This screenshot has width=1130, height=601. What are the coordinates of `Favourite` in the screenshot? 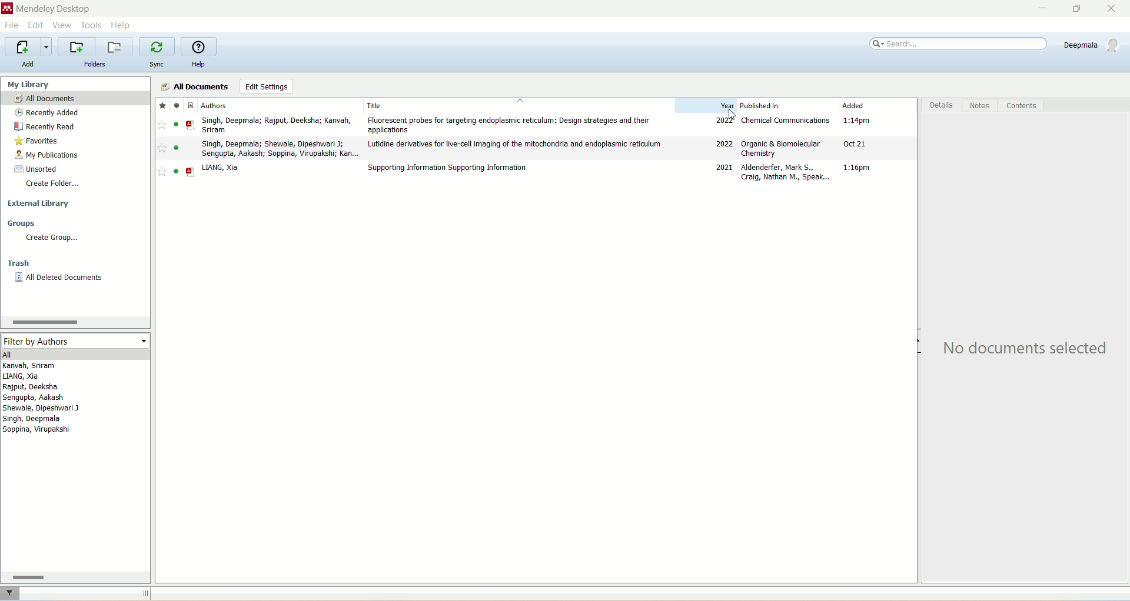 It's located at (162, 148).